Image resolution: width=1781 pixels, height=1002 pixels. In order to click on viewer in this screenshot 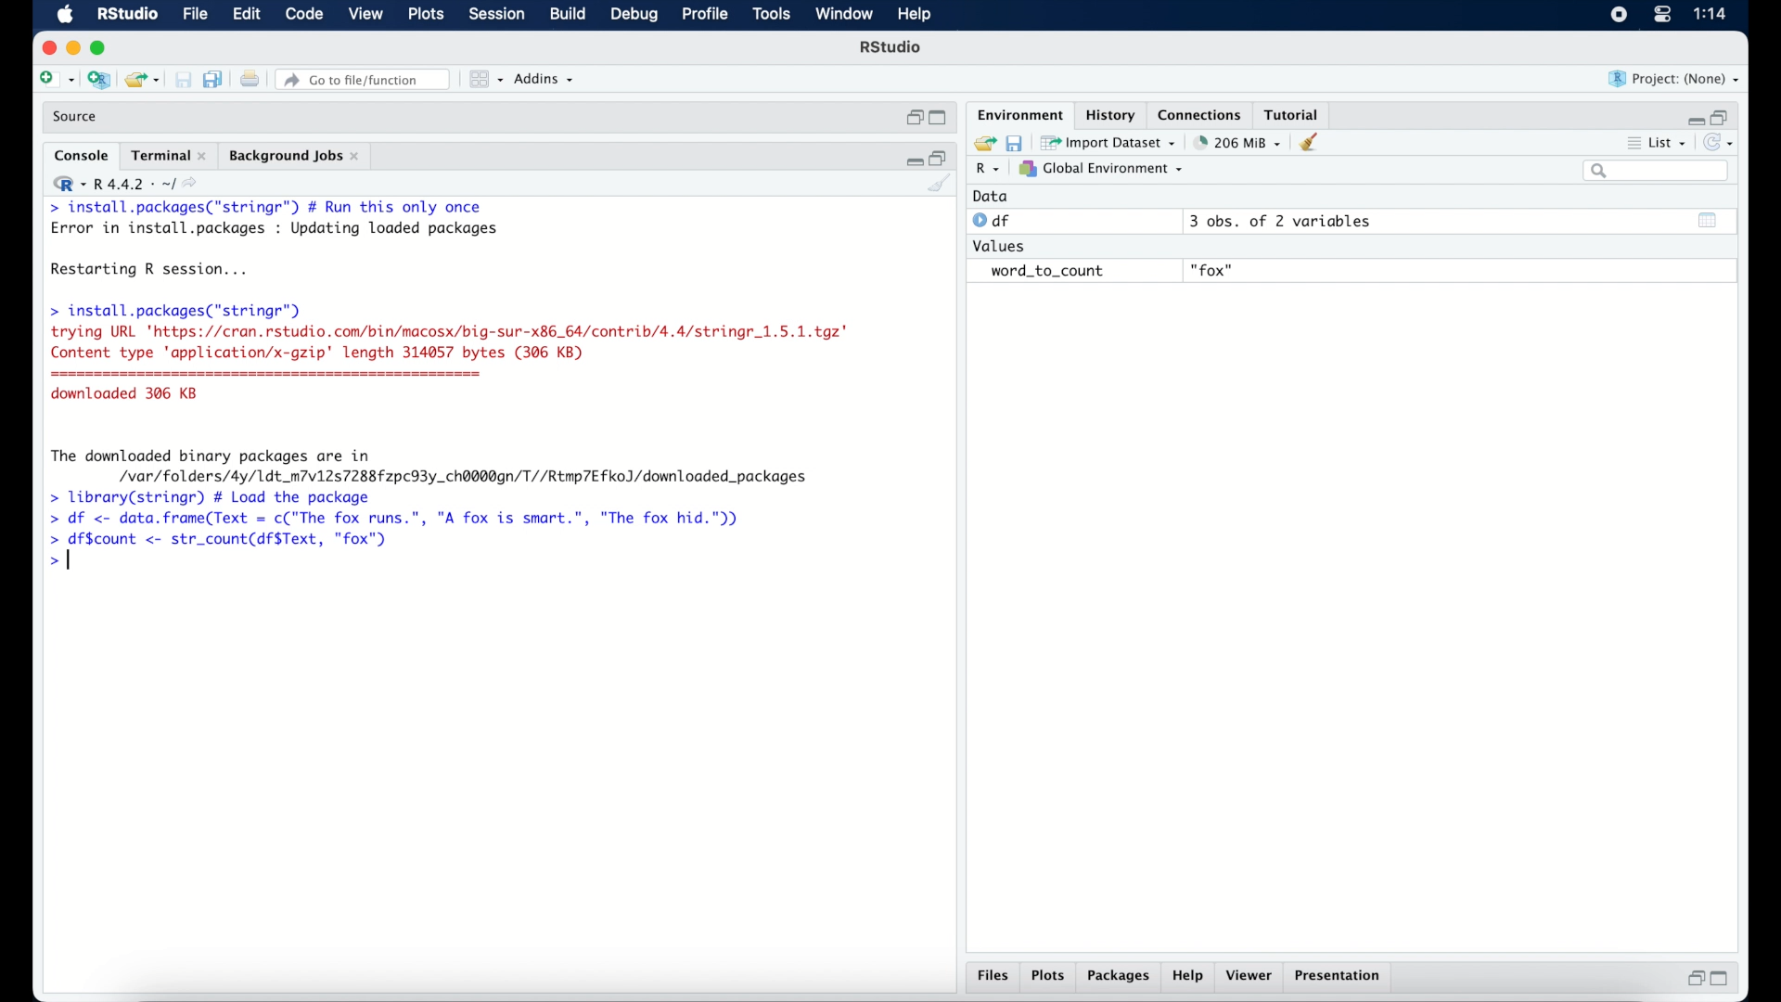, I will do `click(1250, 976)`.